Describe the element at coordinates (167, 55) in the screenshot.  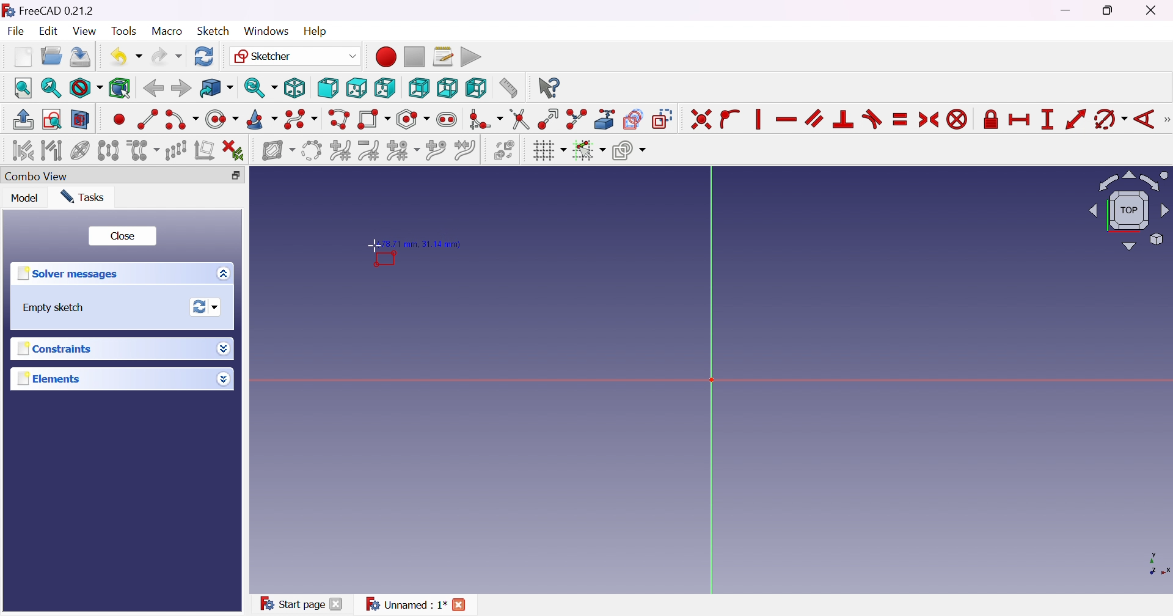
I see `Redo` at that location.